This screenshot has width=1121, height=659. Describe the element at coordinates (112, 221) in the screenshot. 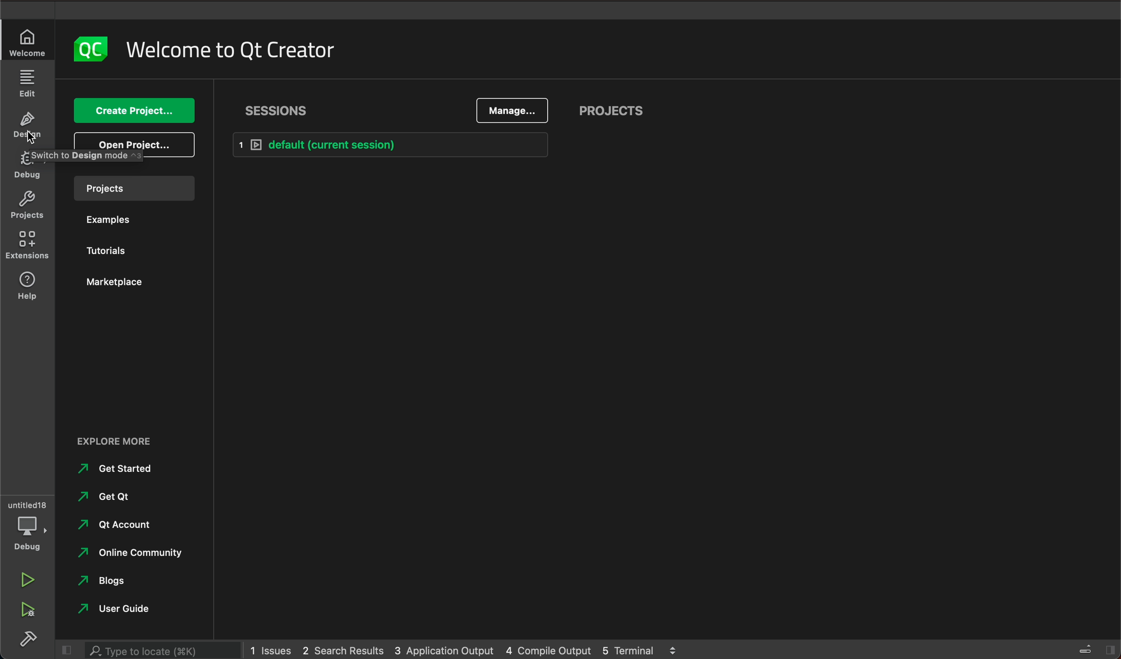

I see `examples` at that location.